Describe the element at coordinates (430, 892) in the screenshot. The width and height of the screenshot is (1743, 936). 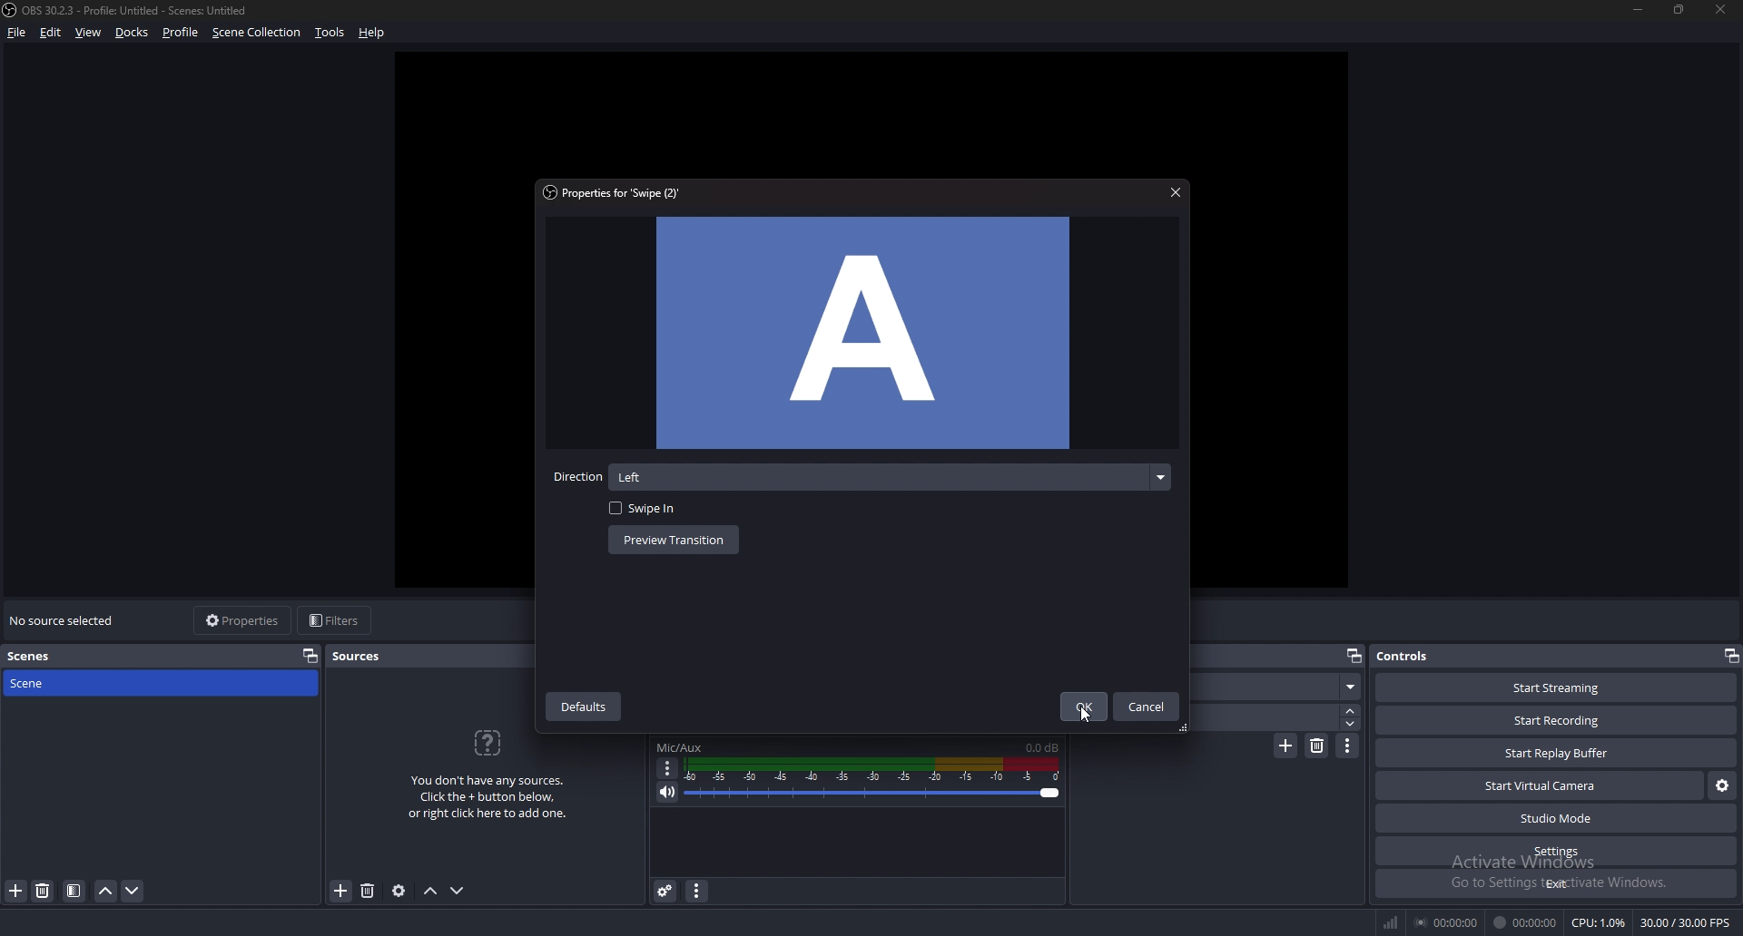
I see `move up` at that location.